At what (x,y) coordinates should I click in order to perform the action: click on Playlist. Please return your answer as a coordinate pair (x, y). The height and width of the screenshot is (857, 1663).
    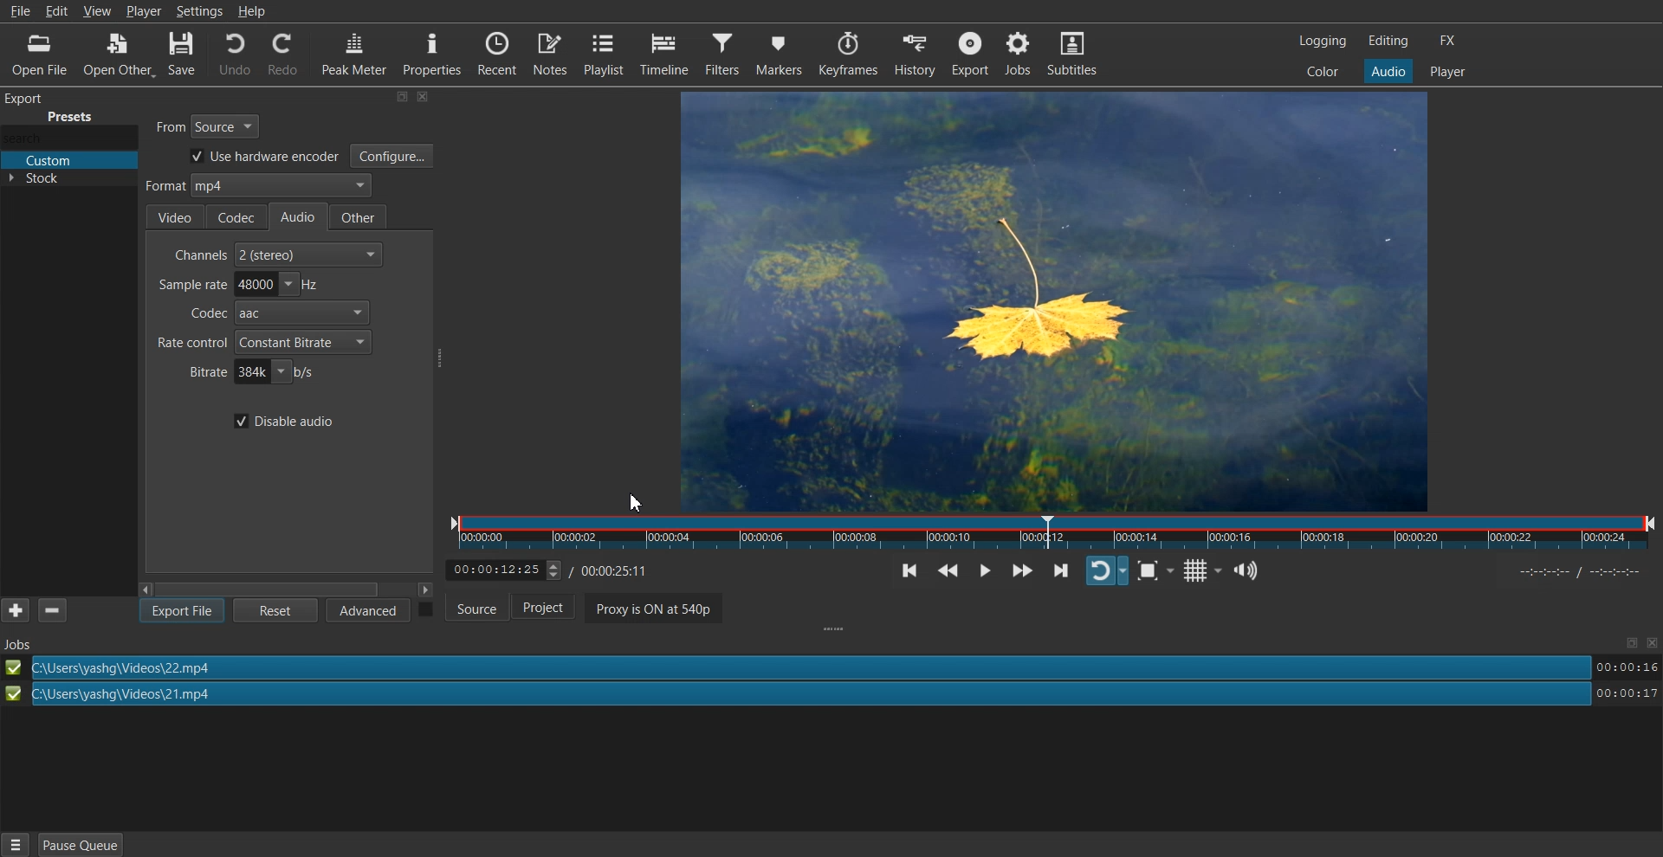
    Looking at the image, I should click on (605, 54).